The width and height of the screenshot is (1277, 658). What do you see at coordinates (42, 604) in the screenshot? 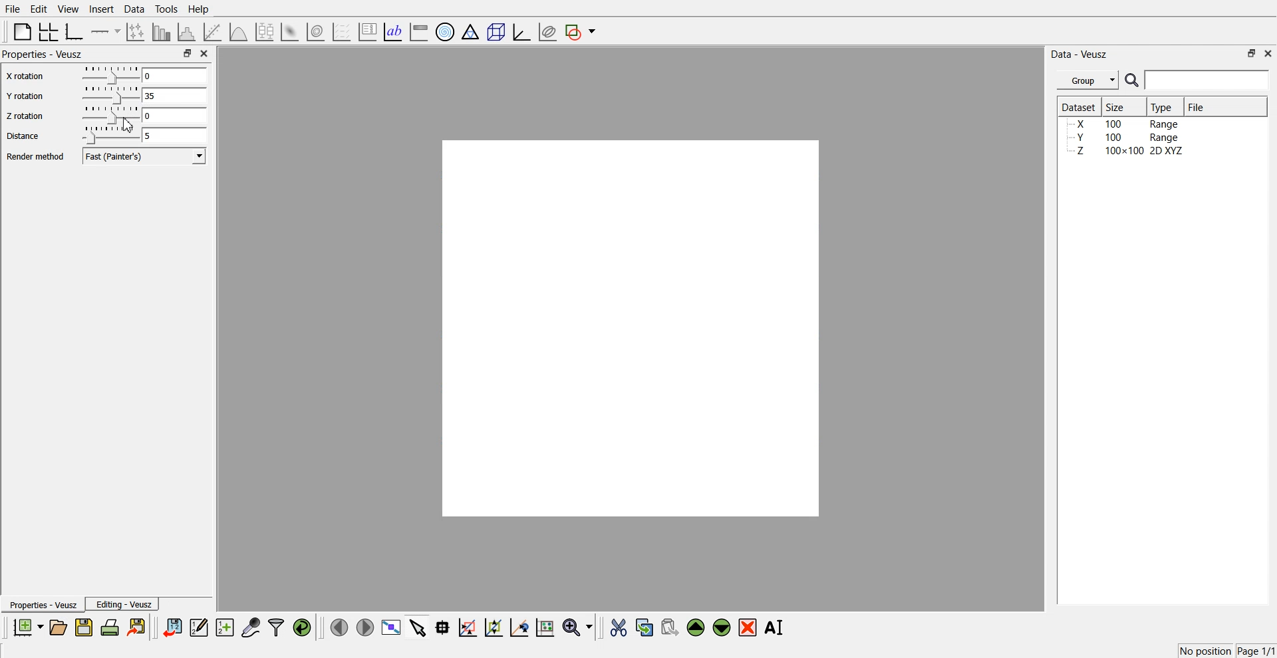
I see `Properties - Veusz` at bounding box center [42, 604].